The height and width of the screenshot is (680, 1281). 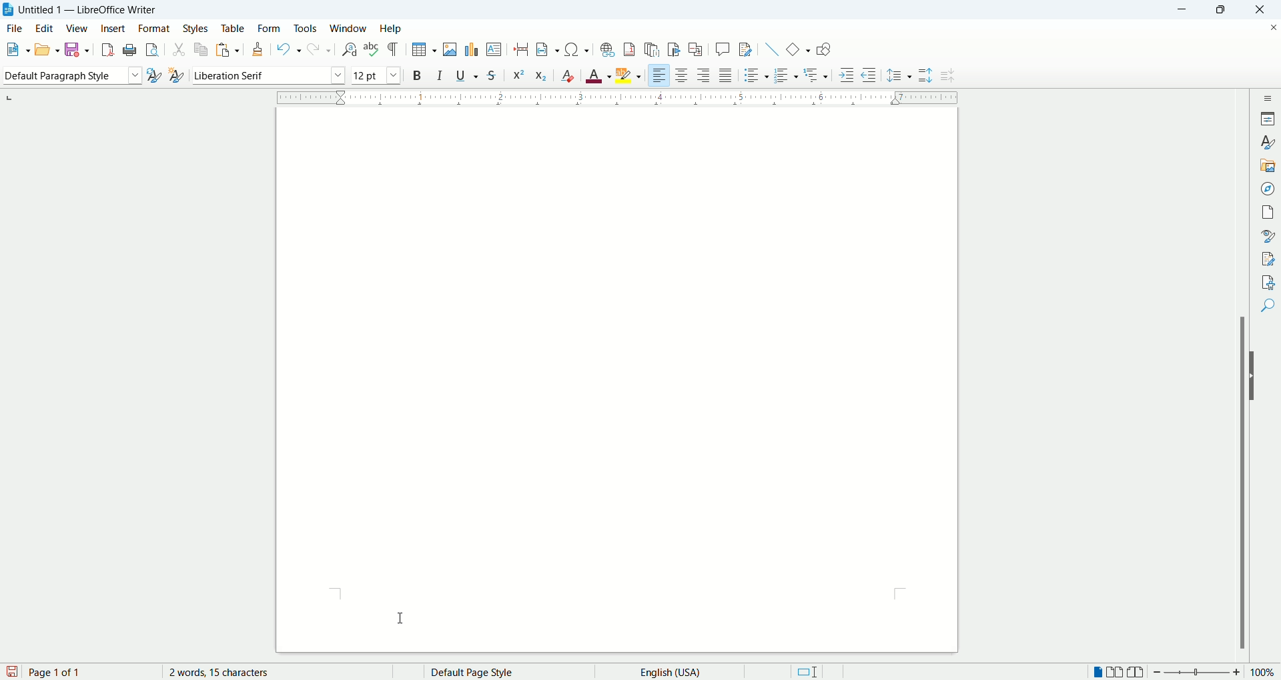 I want to click on minimize, so click(x=1186, y=9).